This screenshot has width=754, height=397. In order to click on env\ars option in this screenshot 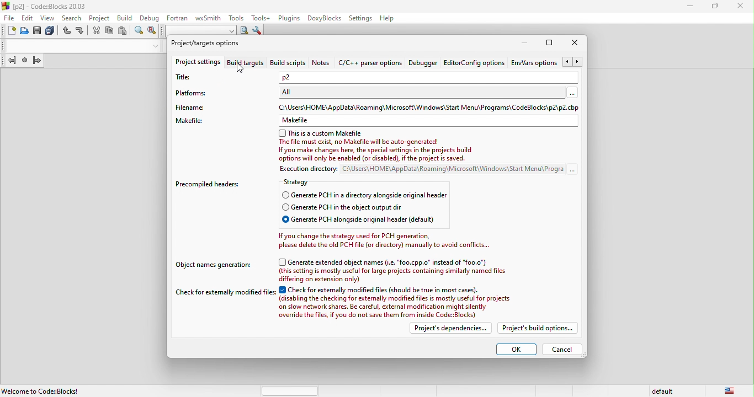, I will do `click(533, 63)`.